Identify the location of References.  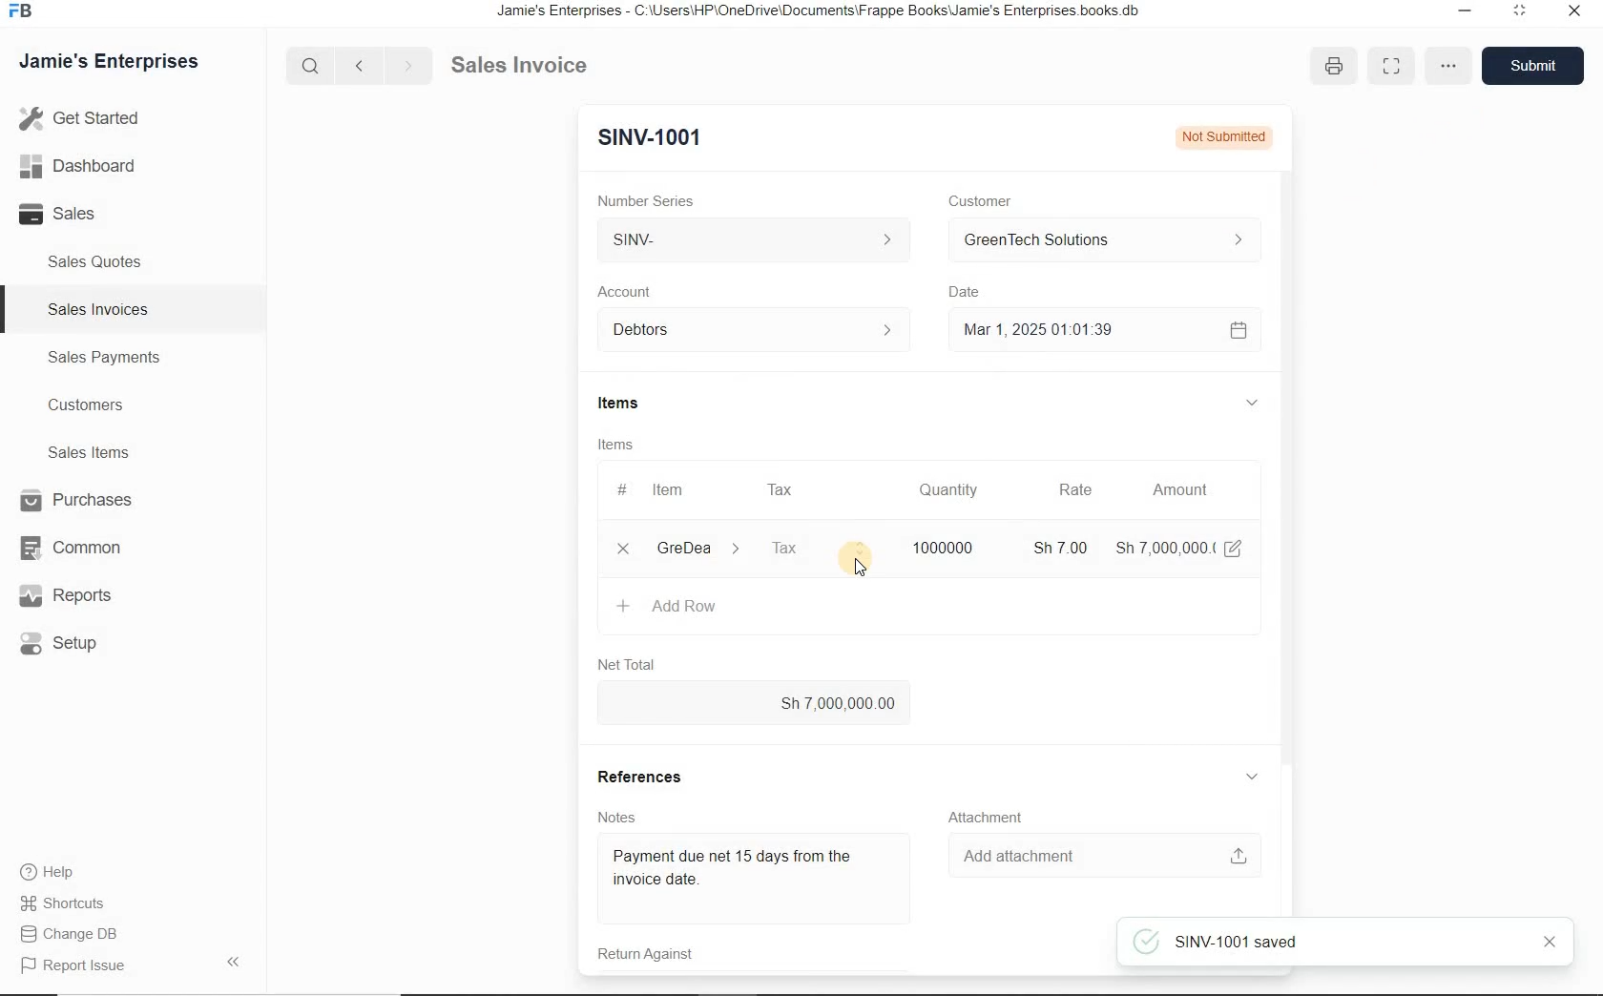
(645, 774).